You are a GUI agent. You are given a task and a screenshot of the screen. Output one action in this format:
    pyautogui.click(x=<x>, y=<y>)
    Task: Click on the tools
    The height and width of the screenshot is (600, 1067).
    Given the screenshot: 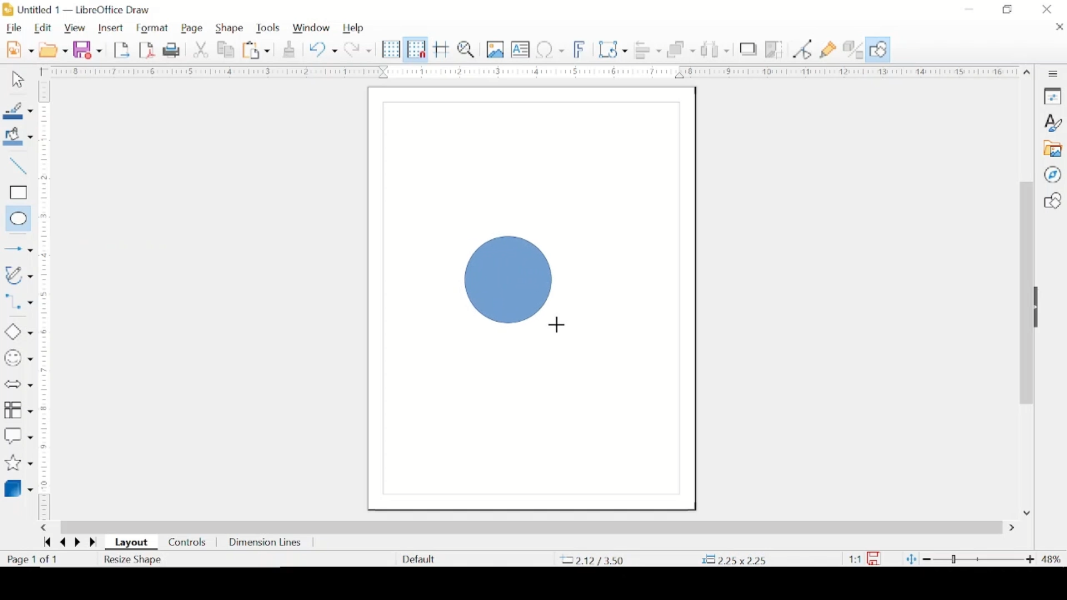 What is the action you would take?
    pyautogui.click(x=268, y=28)
    